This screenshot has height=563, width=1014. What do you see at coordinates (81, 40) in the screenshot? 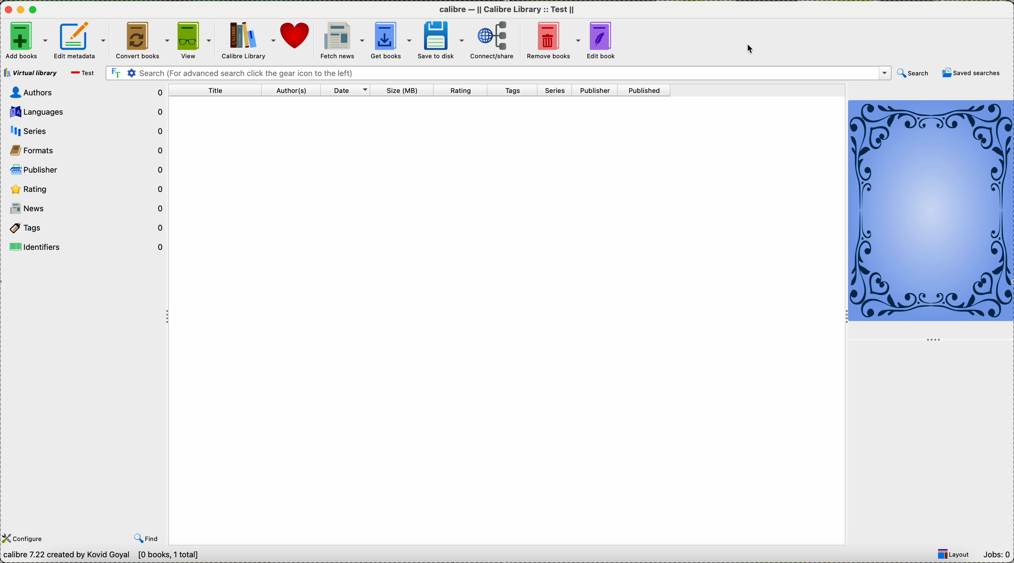
I see `edit metadata` at bounding box center [81, 40].